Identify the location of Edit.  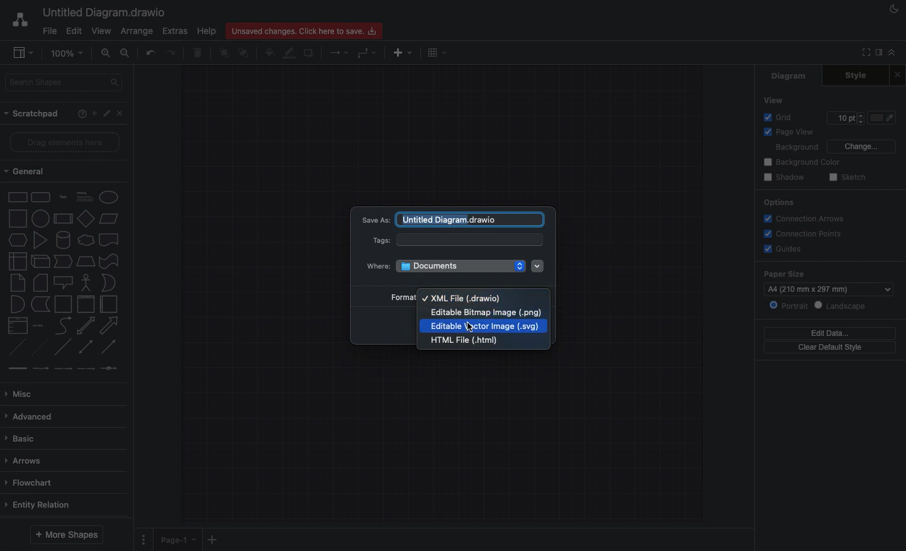
(72, 31).